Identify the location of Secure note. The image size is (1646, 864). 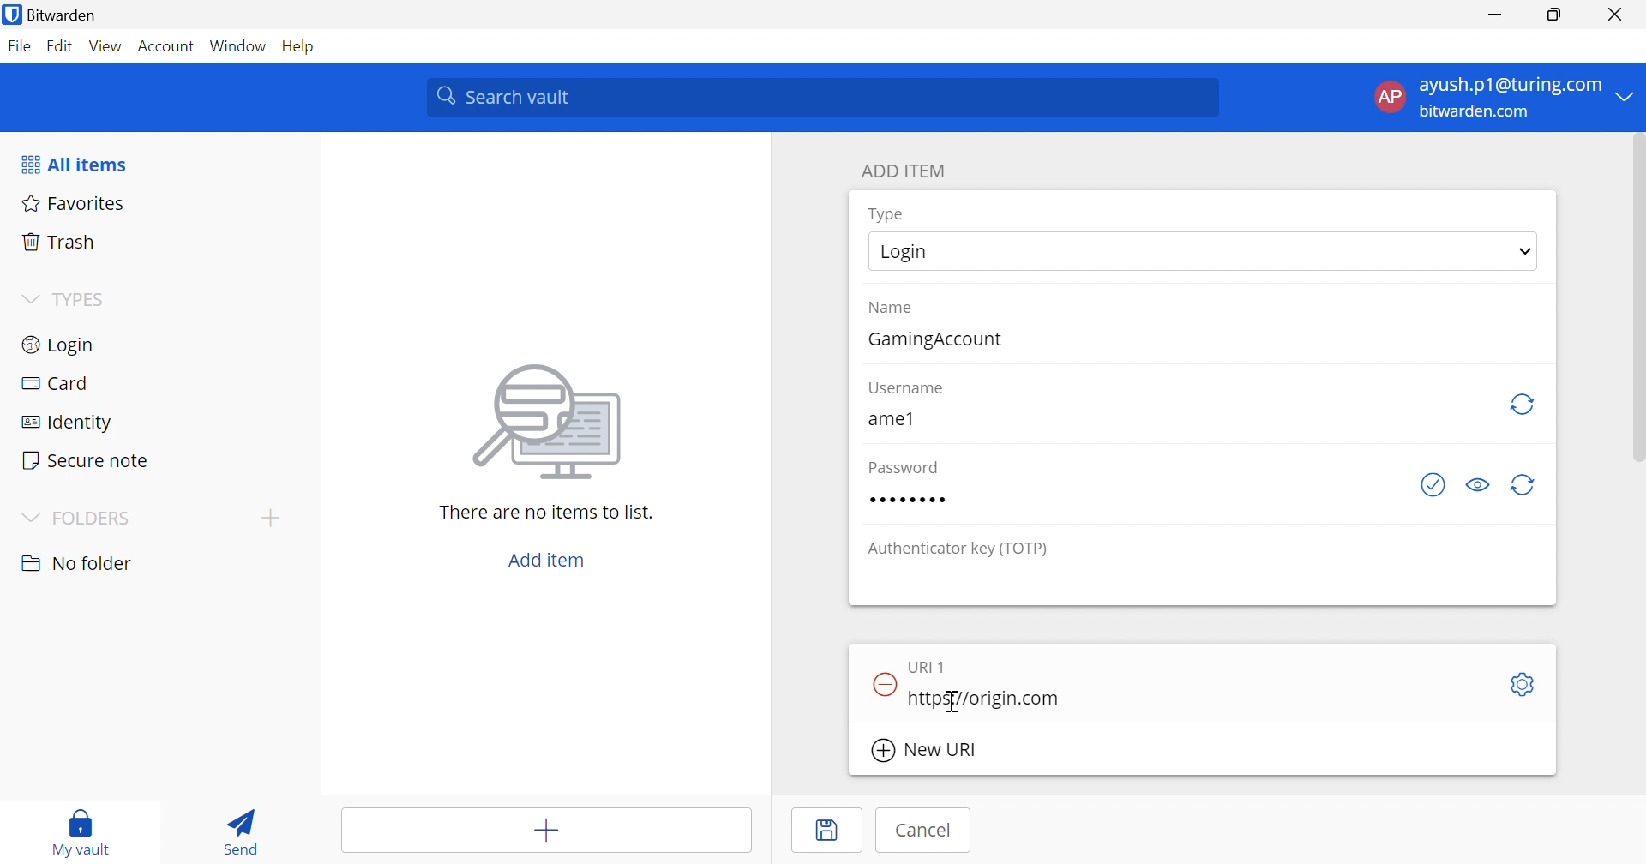
(87, 459).